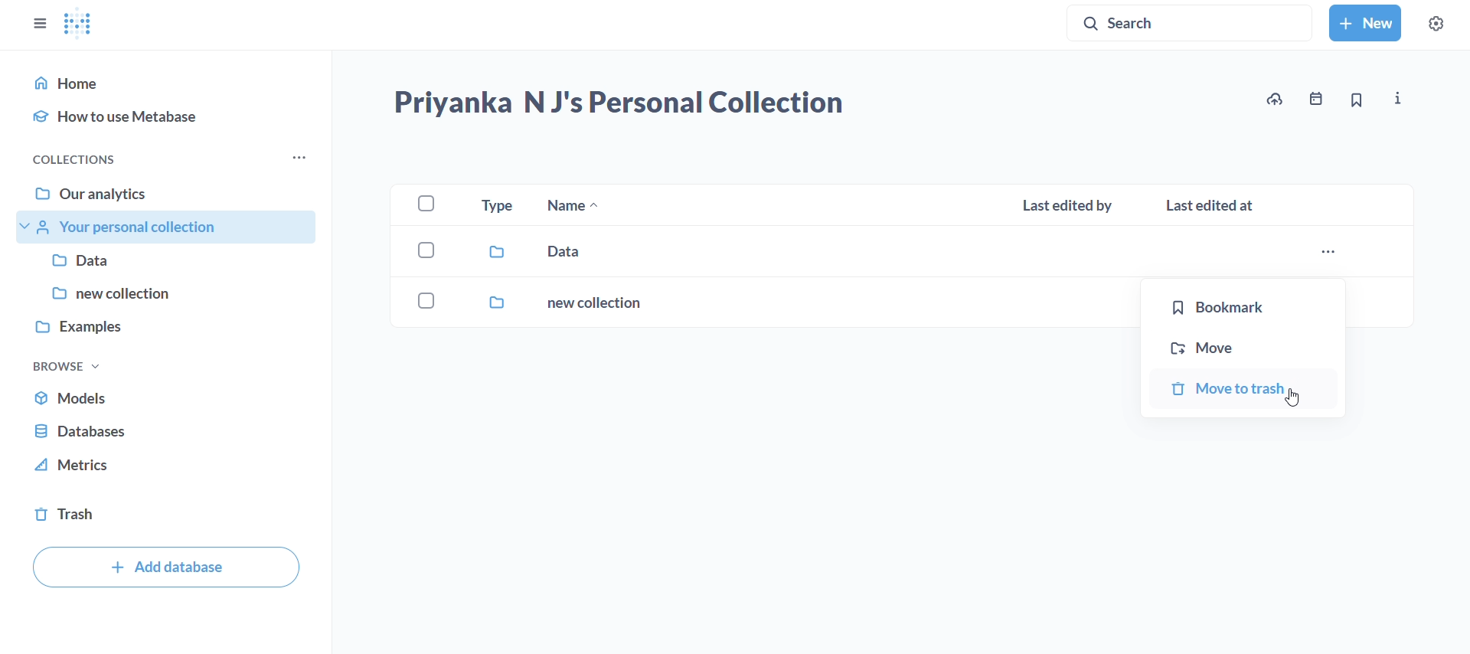 The width and height of the screenshot is (1470, 654). I want to click on upload data to priyanka N J's personal collection, so click(1273, 99).